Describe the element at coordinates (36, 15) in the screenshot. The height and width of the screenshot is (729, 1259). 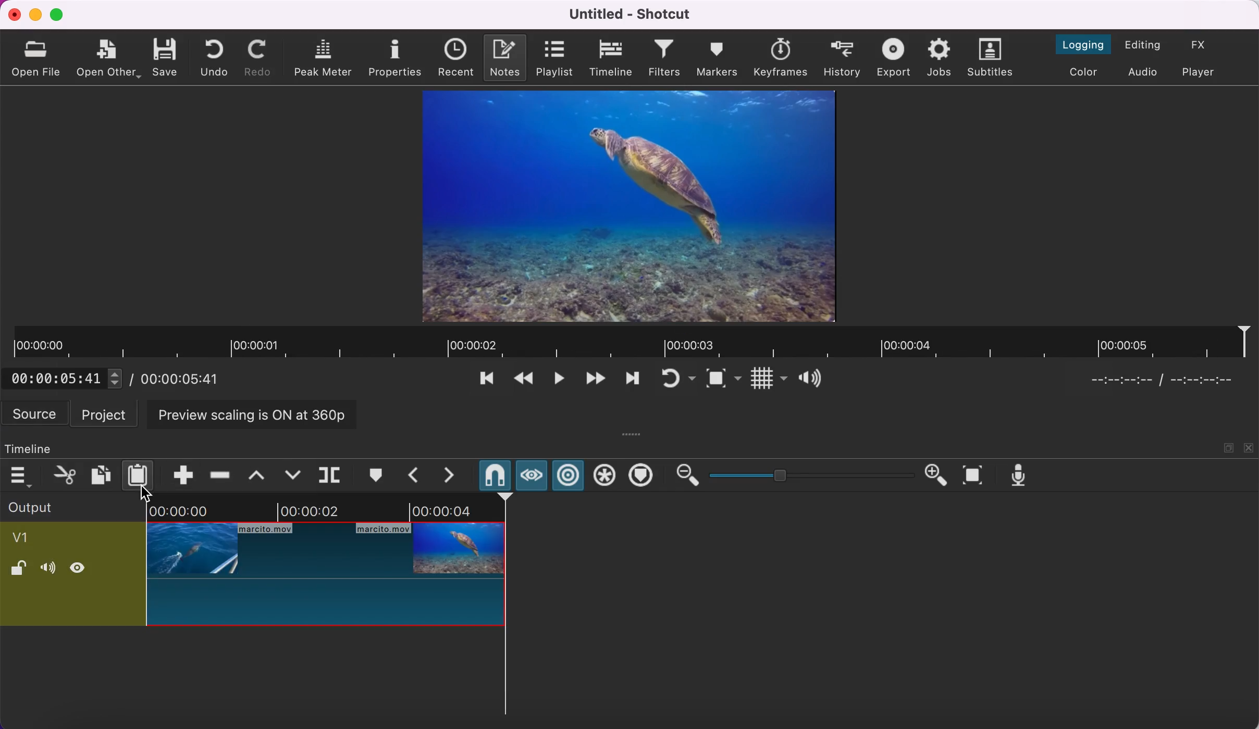
I see `minimize` at that location.